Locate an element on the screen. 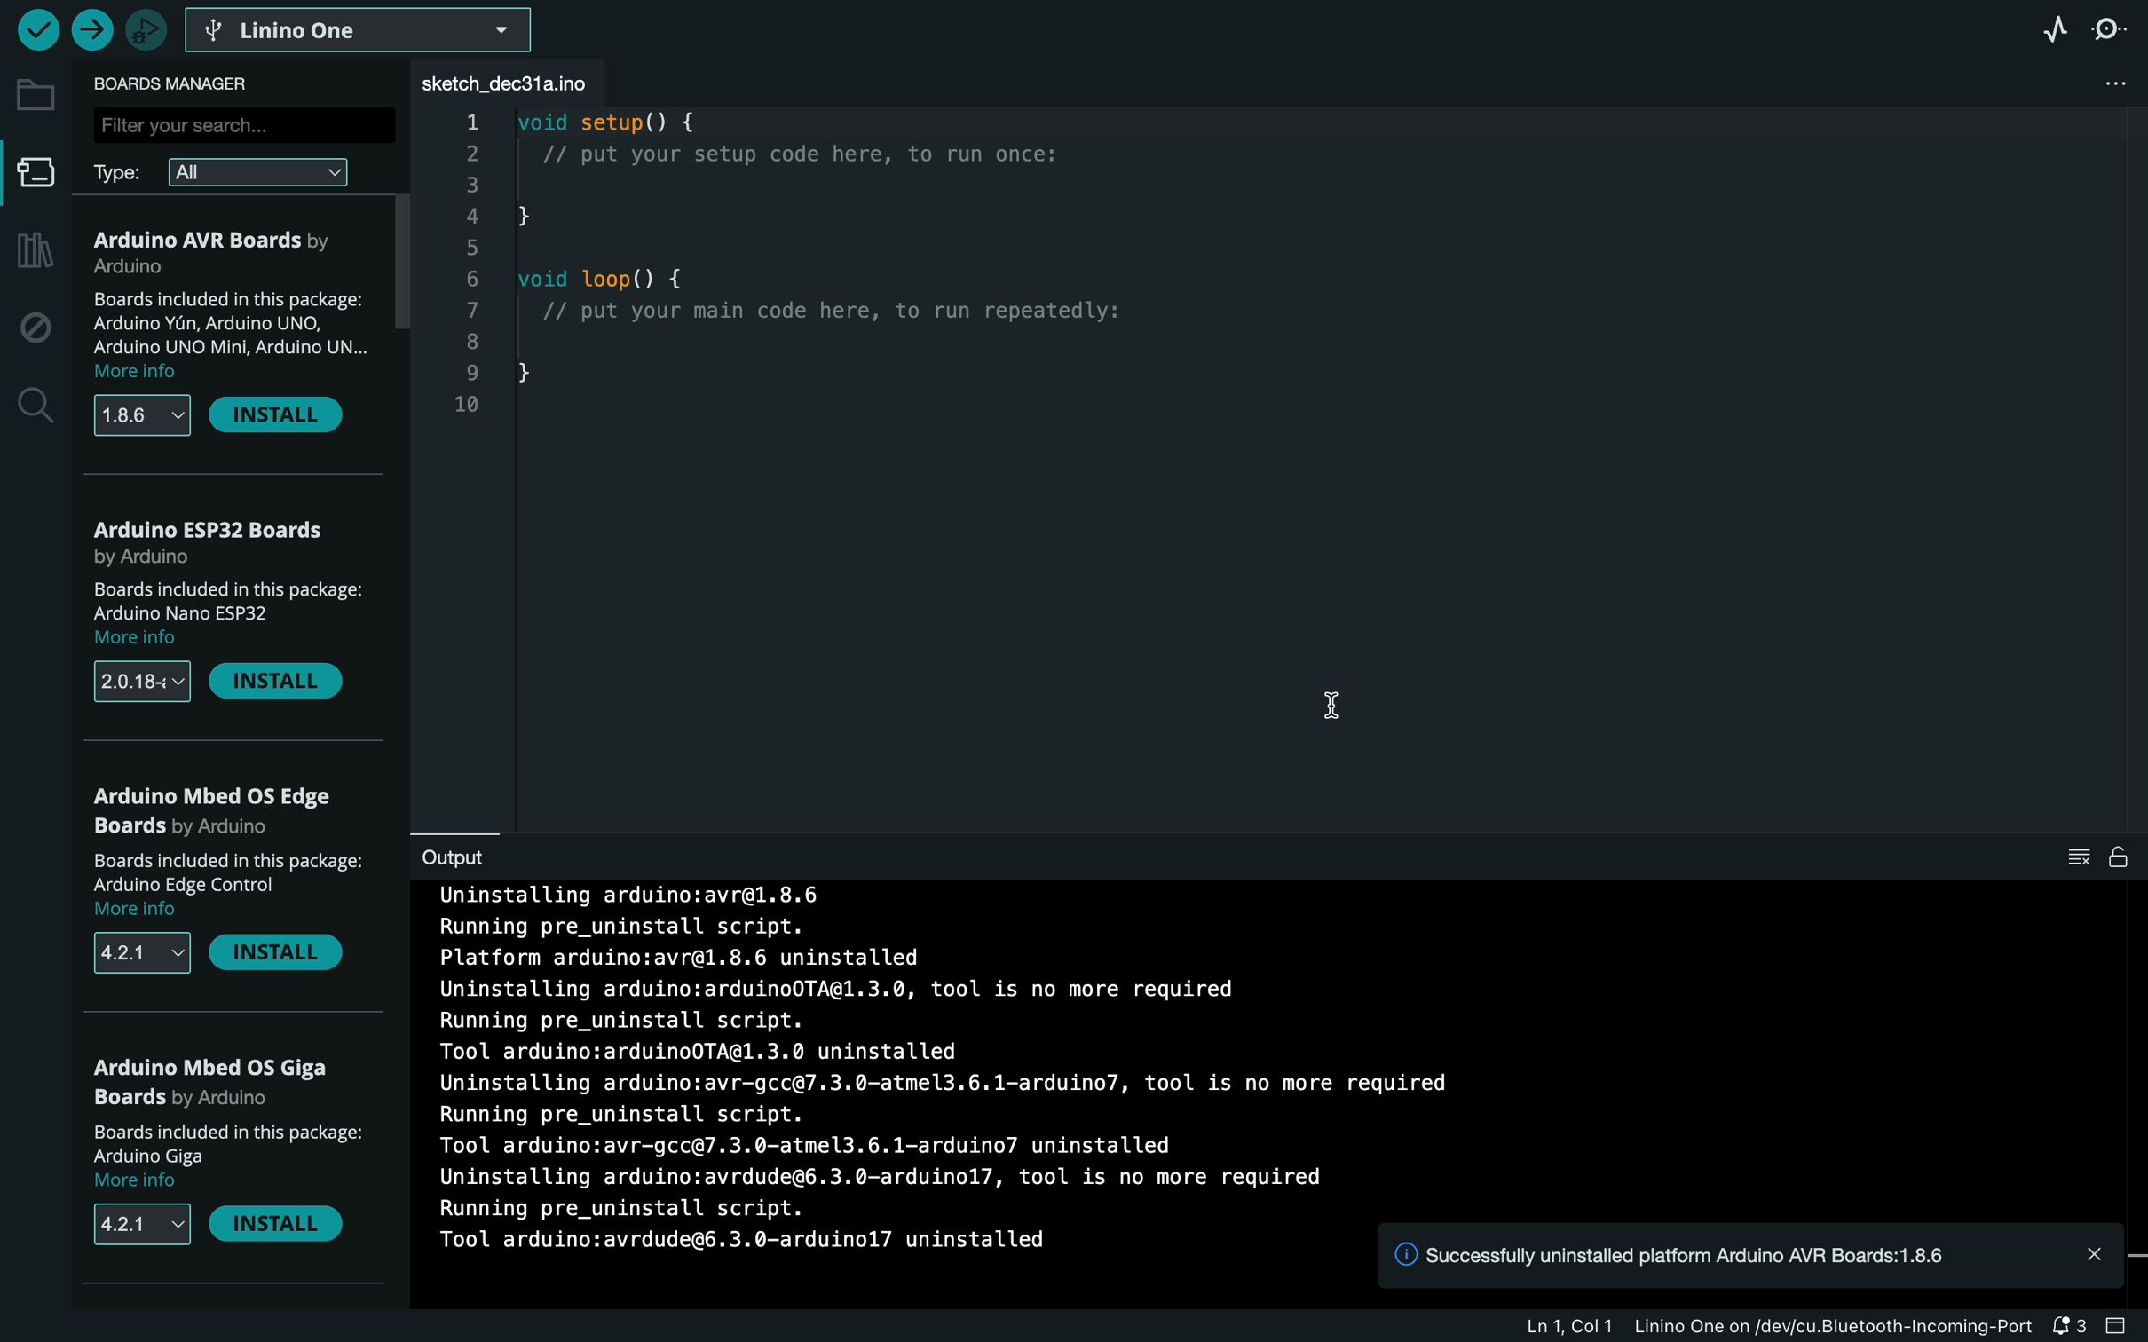 The image size is (2148, 1342). versions is located at coordinates (144, 956).